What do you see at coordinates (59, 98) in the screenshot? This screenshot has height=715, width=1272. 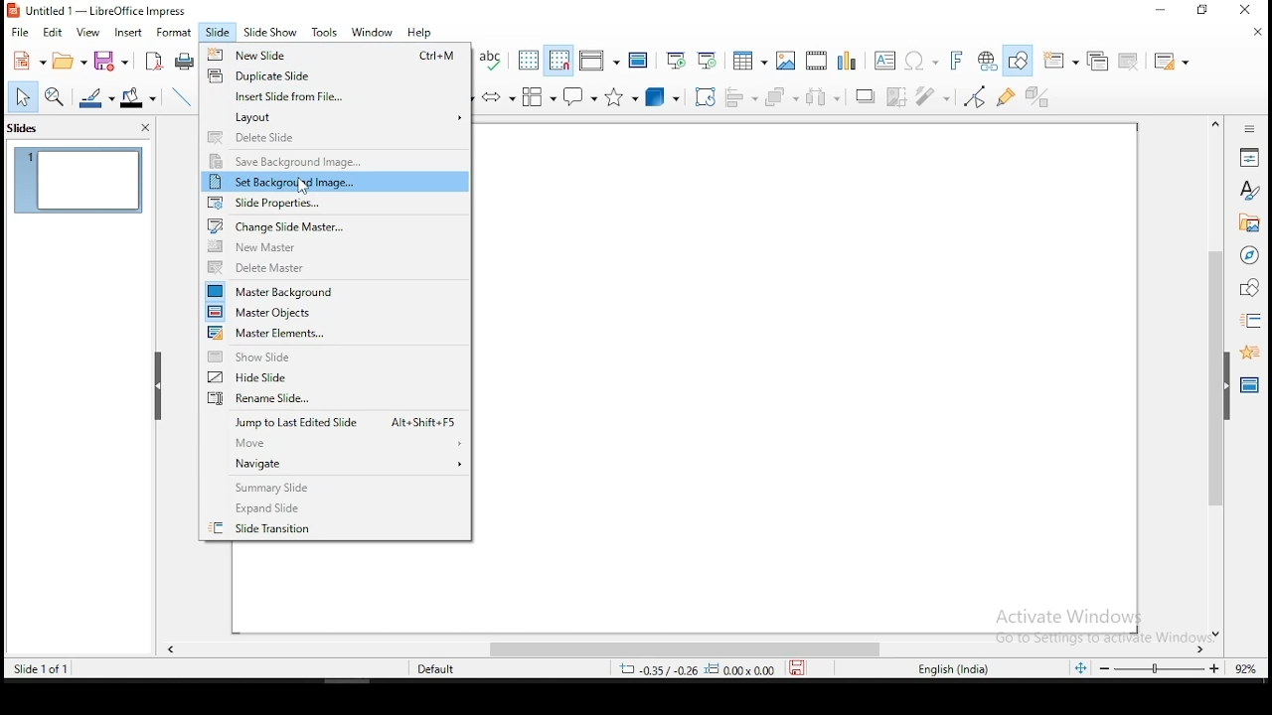 I see `zoom and pan` at bounding box center [59, 98].